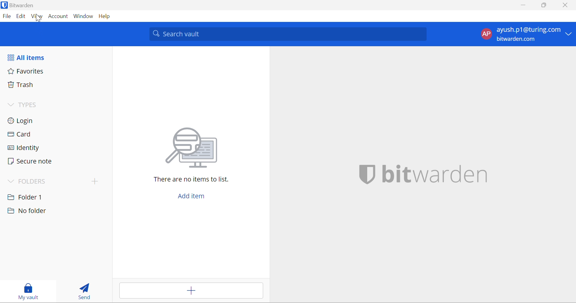  Describe the element at coordinates (107, 16) in the screenshot. I see `Help` at that location.